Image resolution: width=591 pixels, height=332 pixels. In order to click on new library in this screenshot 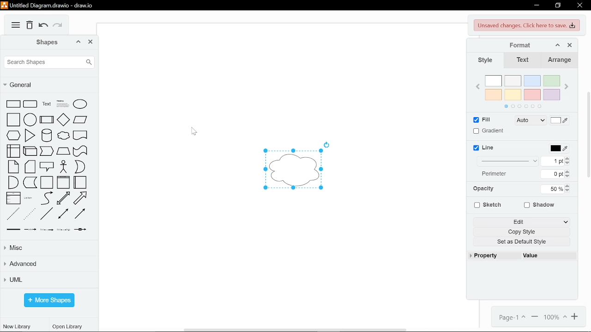, I will do `click(17, 326)`.